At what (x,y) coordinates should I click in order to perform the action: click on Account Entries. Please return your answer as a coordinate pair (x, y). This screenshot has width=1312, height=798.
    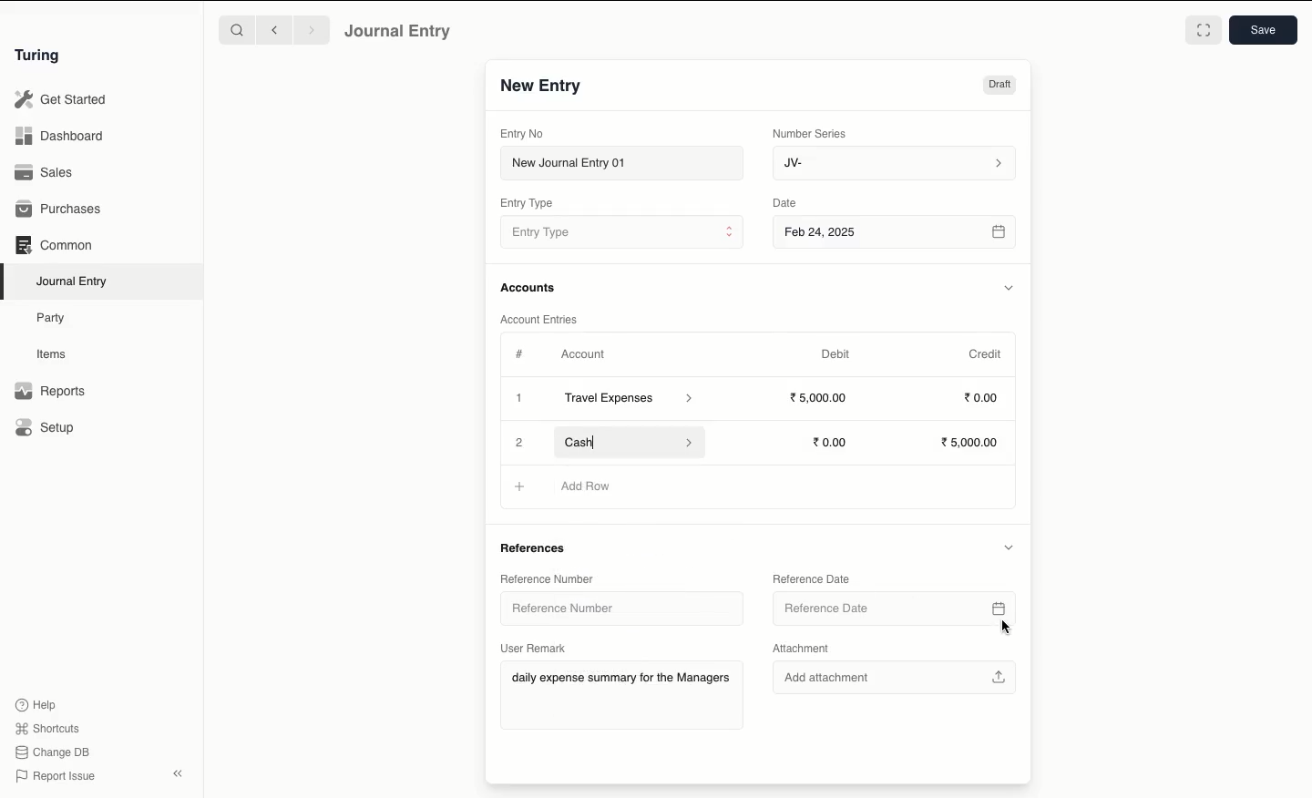
    Looking at the image, I should click on (542, 319).